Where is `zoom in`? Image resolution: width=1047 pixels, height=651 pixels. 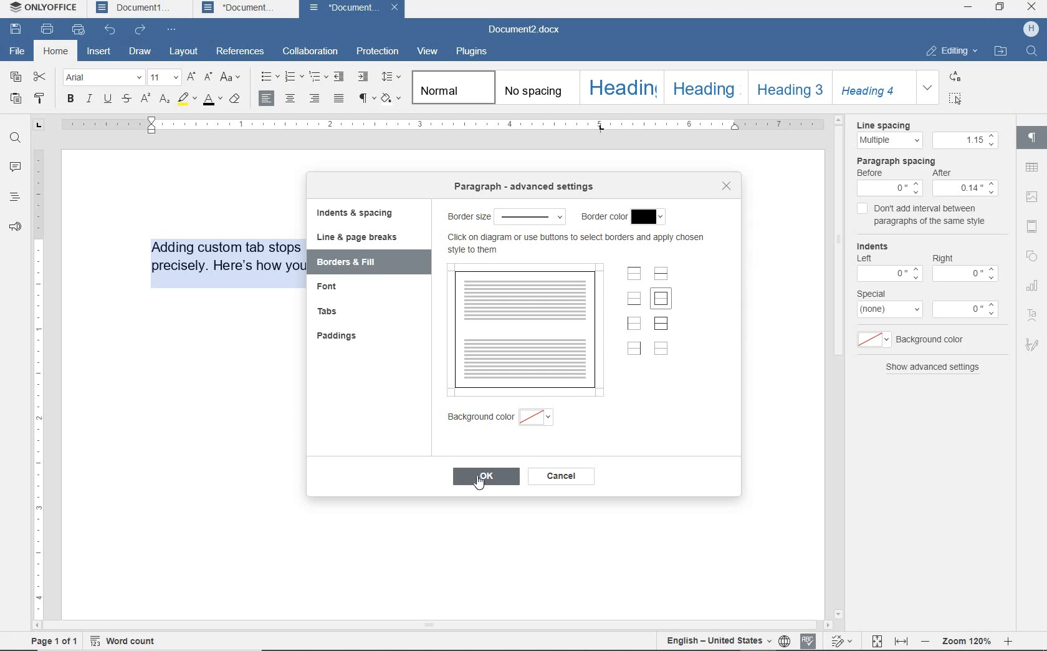
zoom in is located at coordinates (1015, 640).